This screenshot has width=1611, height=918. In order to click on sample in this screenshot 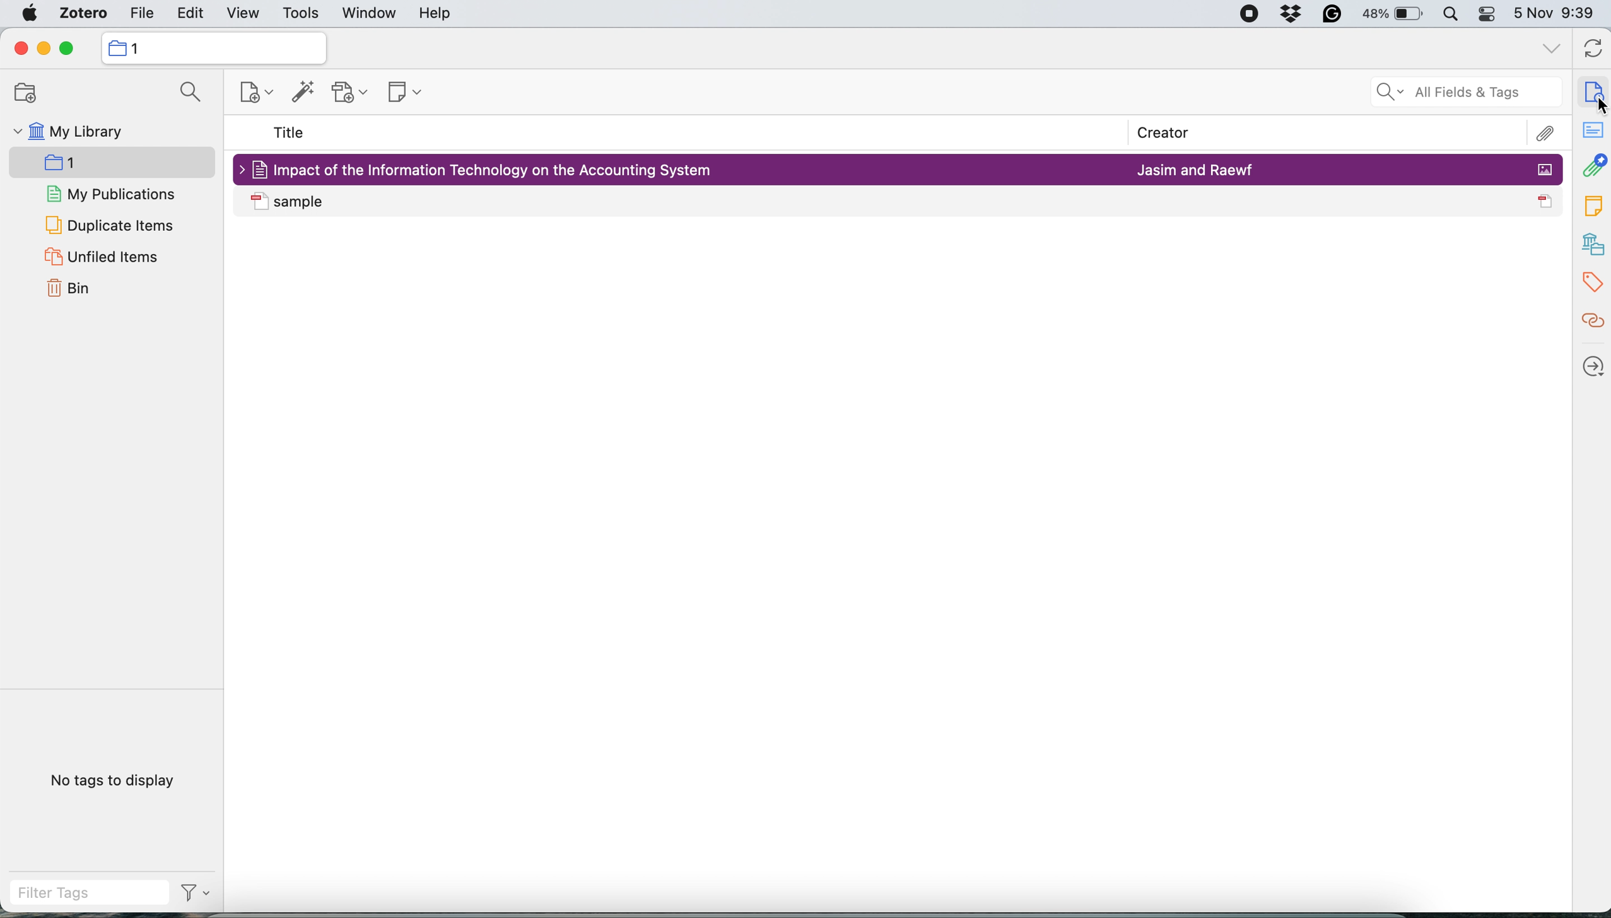, I will do `click(292, 202)`.